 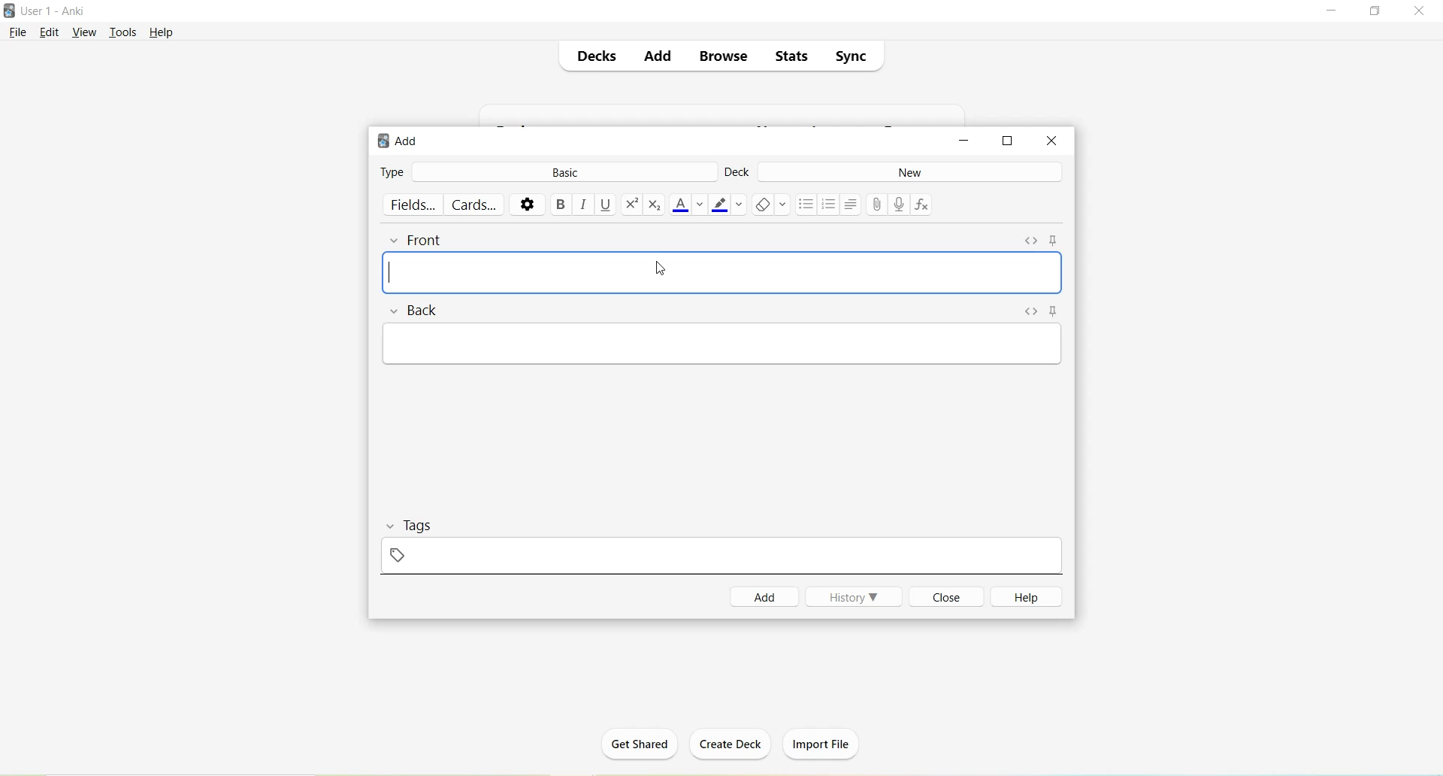 What do you see at coordinates (805, 205) in the screenshot?
I see `Unordered list` at bounding box center [805, 205].